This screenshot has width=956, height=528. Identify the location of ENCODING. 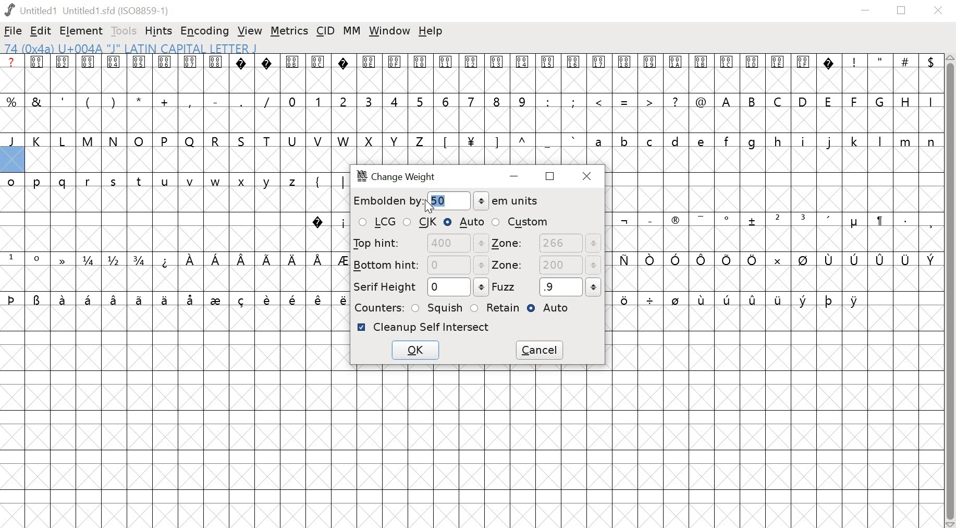
(205, 31).